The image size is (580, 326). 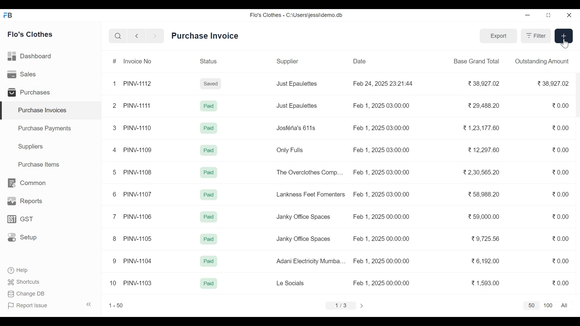 I want to click on 100, so click(x=548, y=305).